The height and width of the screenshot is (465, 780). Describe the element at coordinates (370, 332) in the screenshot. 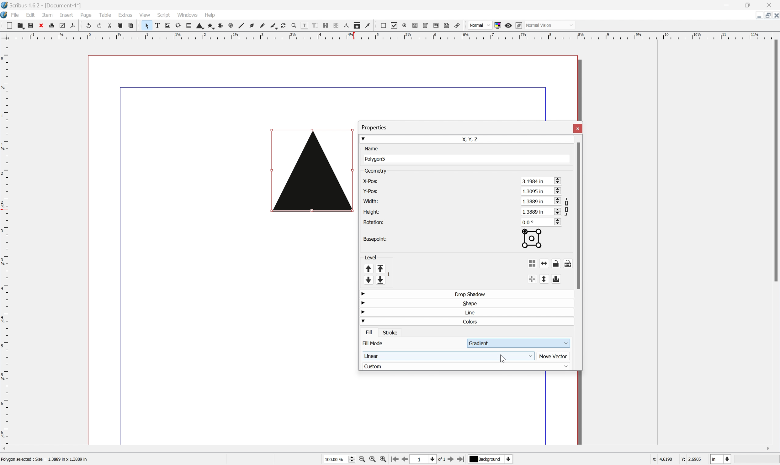

I see `Fill` at that location.